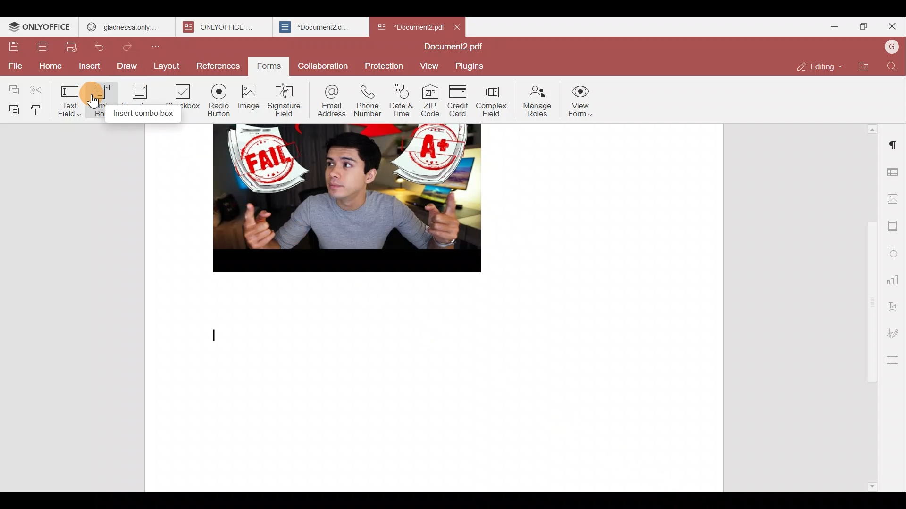 Image resolution: width=906 pixels, height=509 pixels. I want to click on Text field, so click(73, 102).